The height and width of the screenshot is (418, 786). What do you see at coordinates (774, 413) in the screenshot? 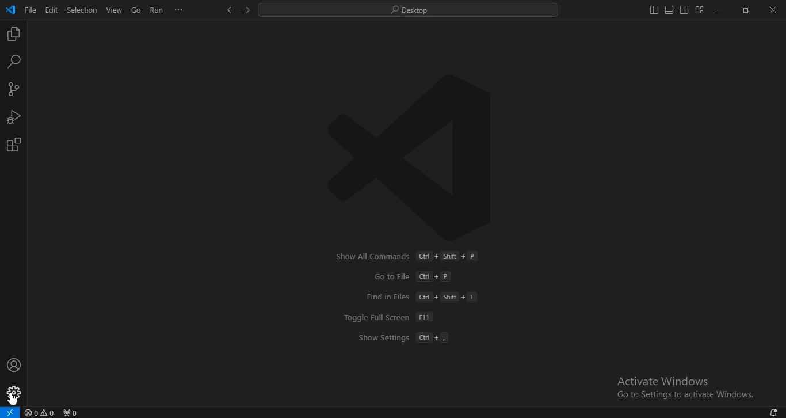
I see `notifications` at bounding box center [774, 413].